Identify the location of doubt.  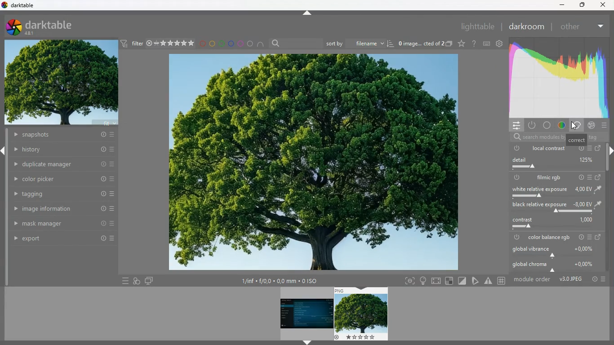
(473, 43).